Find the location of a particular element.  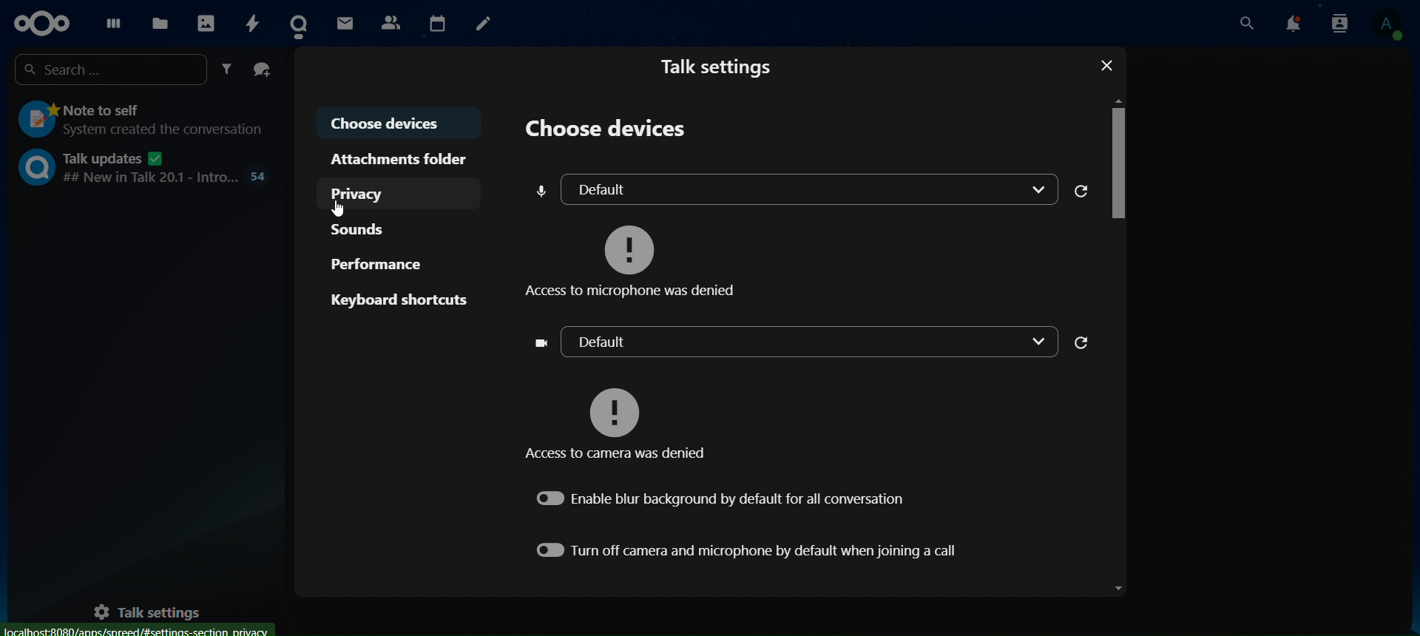

filter is located at coordinates (229, 70).